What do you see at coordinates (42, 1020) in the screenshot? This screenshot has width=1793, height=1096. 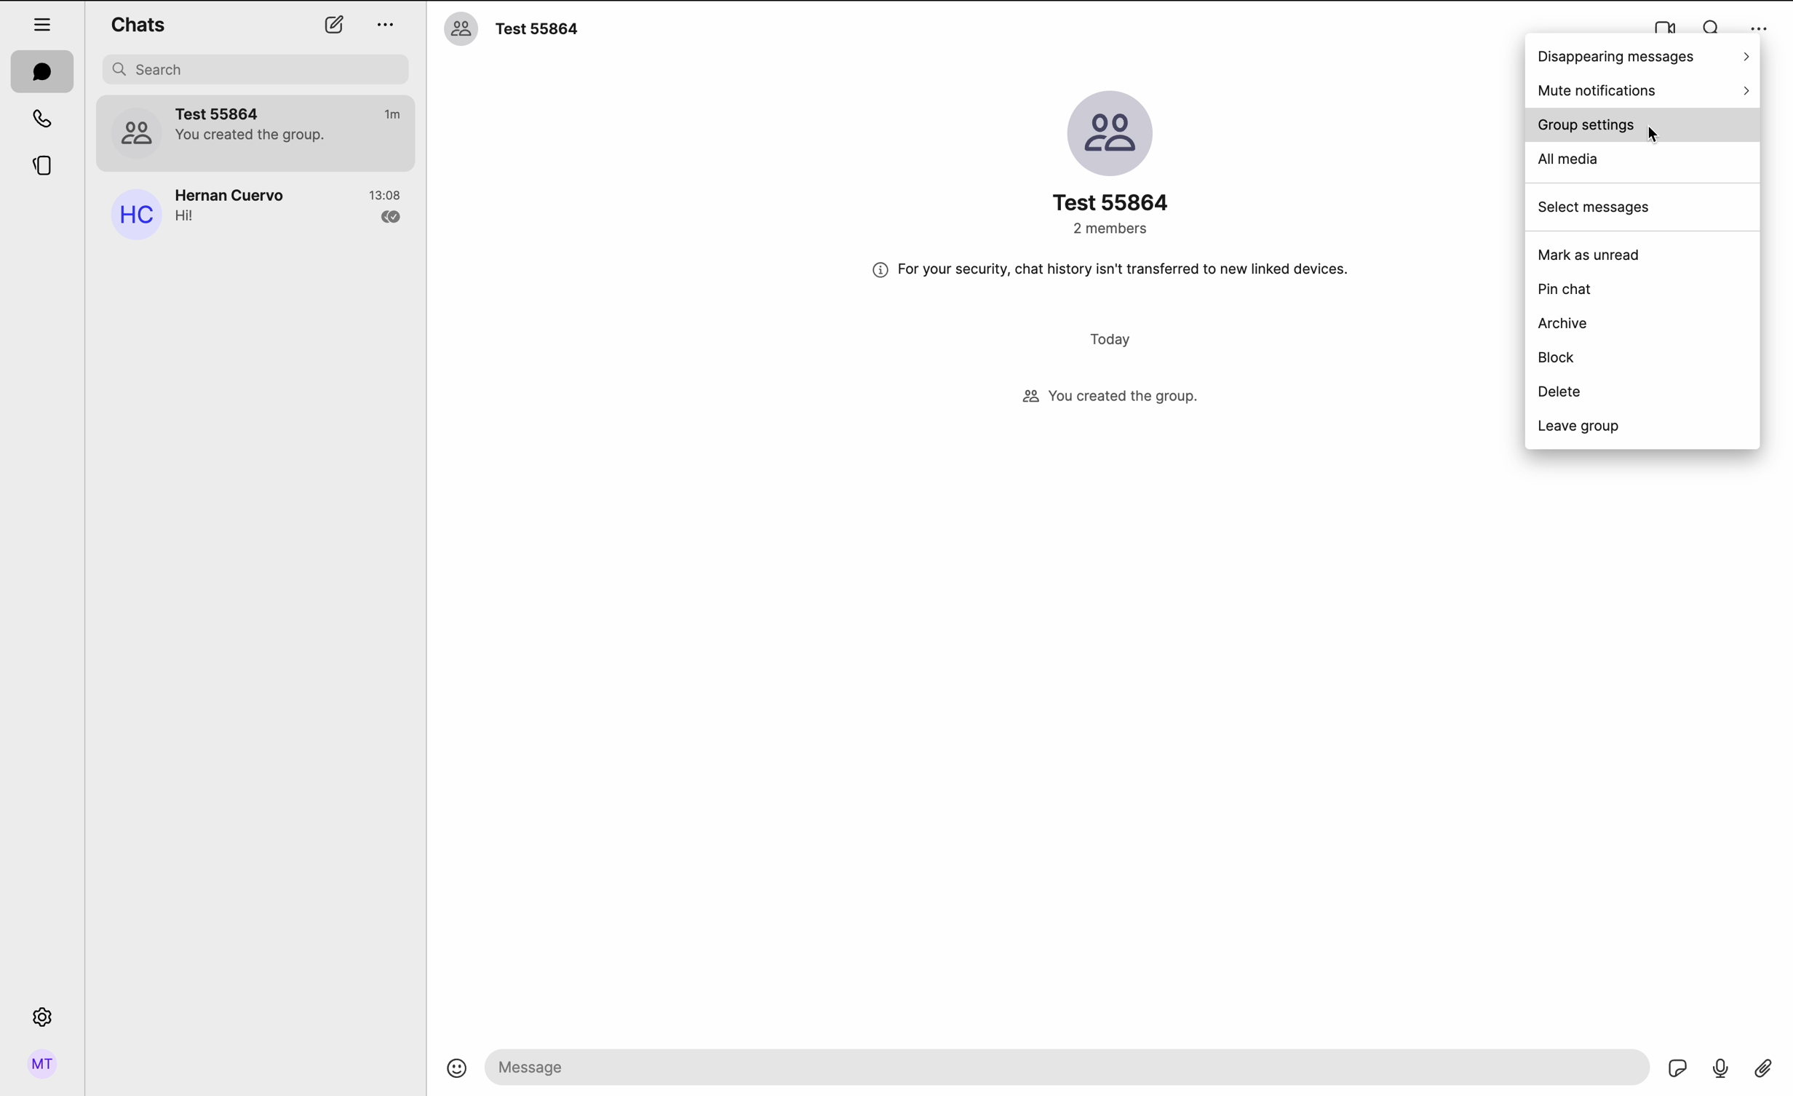 I see `settings` at bounding box center [42, 1020].